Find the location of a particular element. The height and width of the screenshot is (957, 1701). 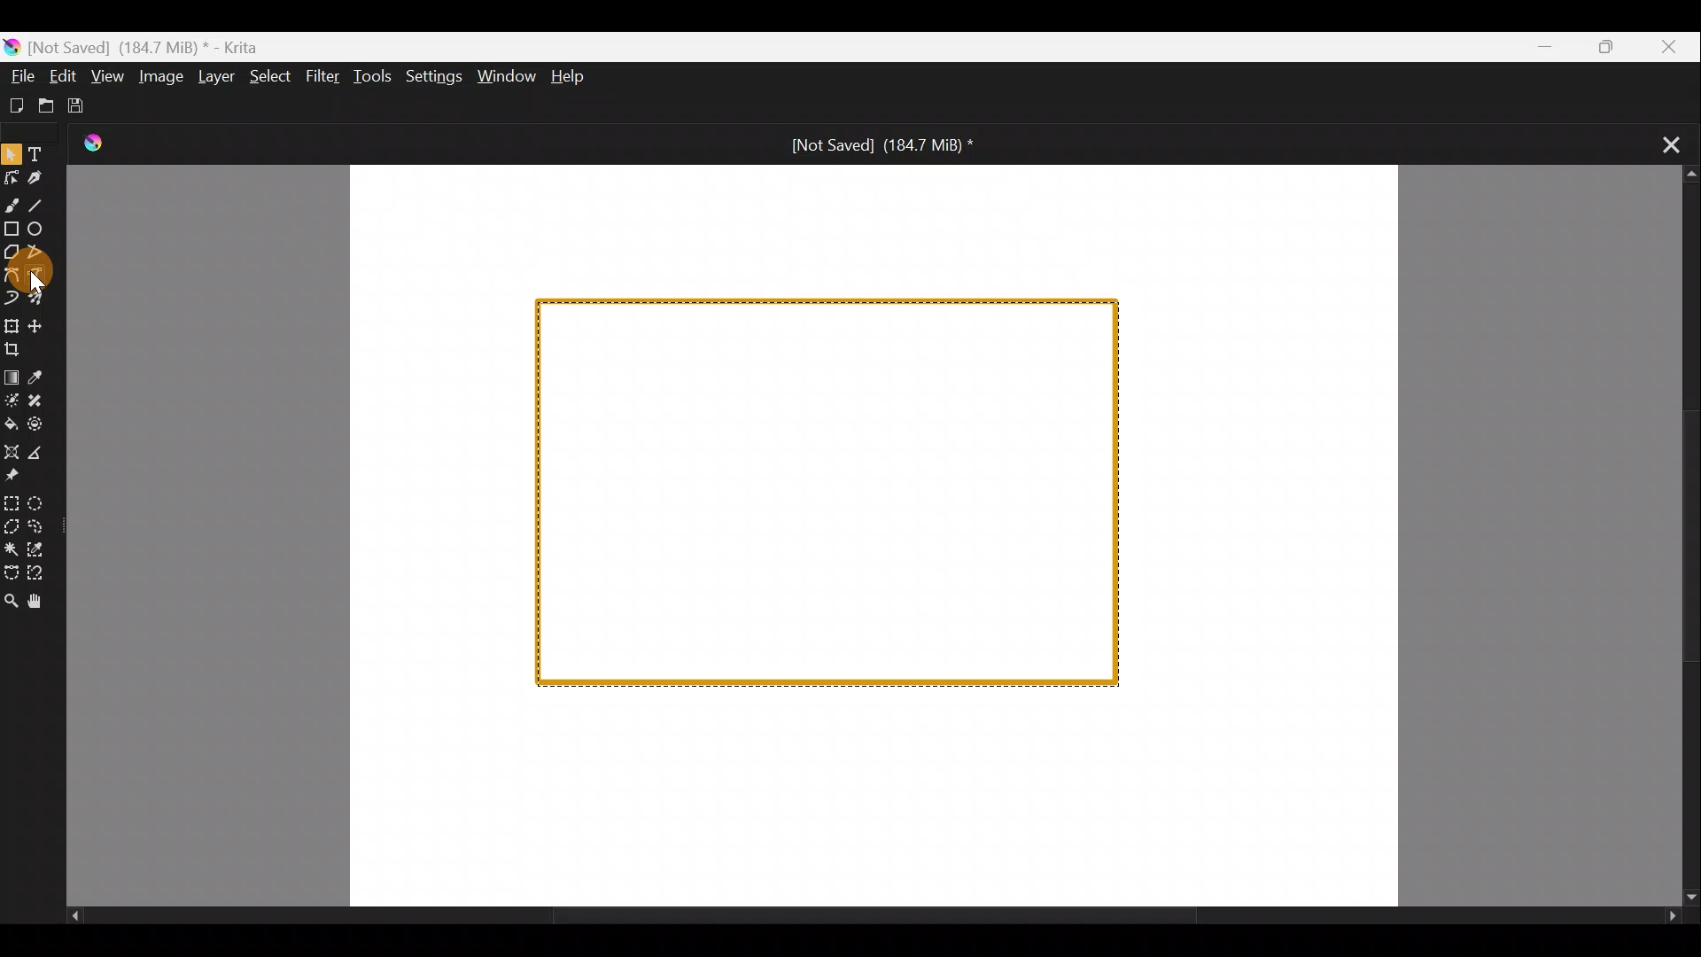

Cursor is located at coordinates (69, 278).